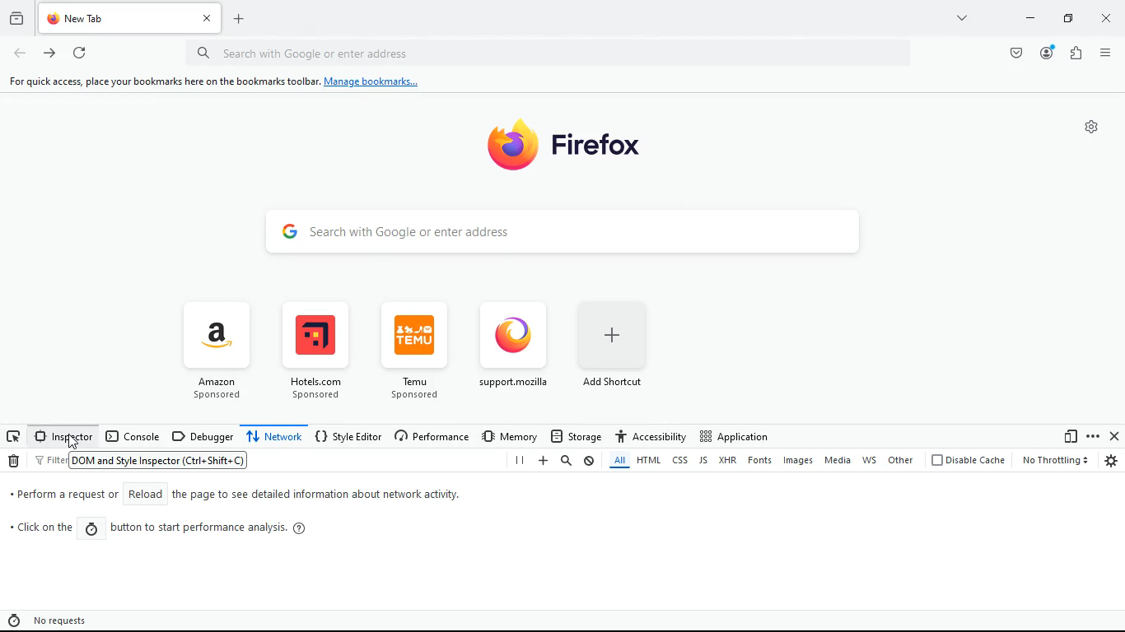 This screenshot has width=1125, height=632. I want to click on css, so click(680, 461).